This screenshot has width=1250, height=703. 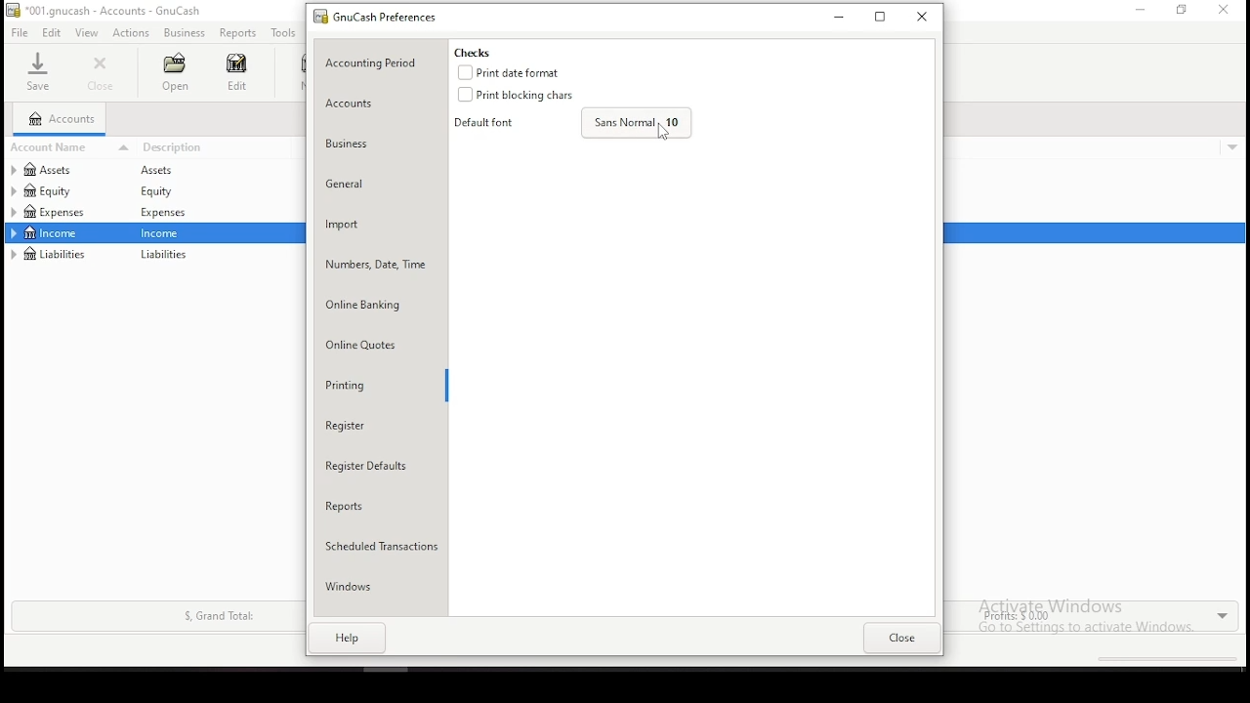 I want to click on liabilities, so click(x=164, y=256).